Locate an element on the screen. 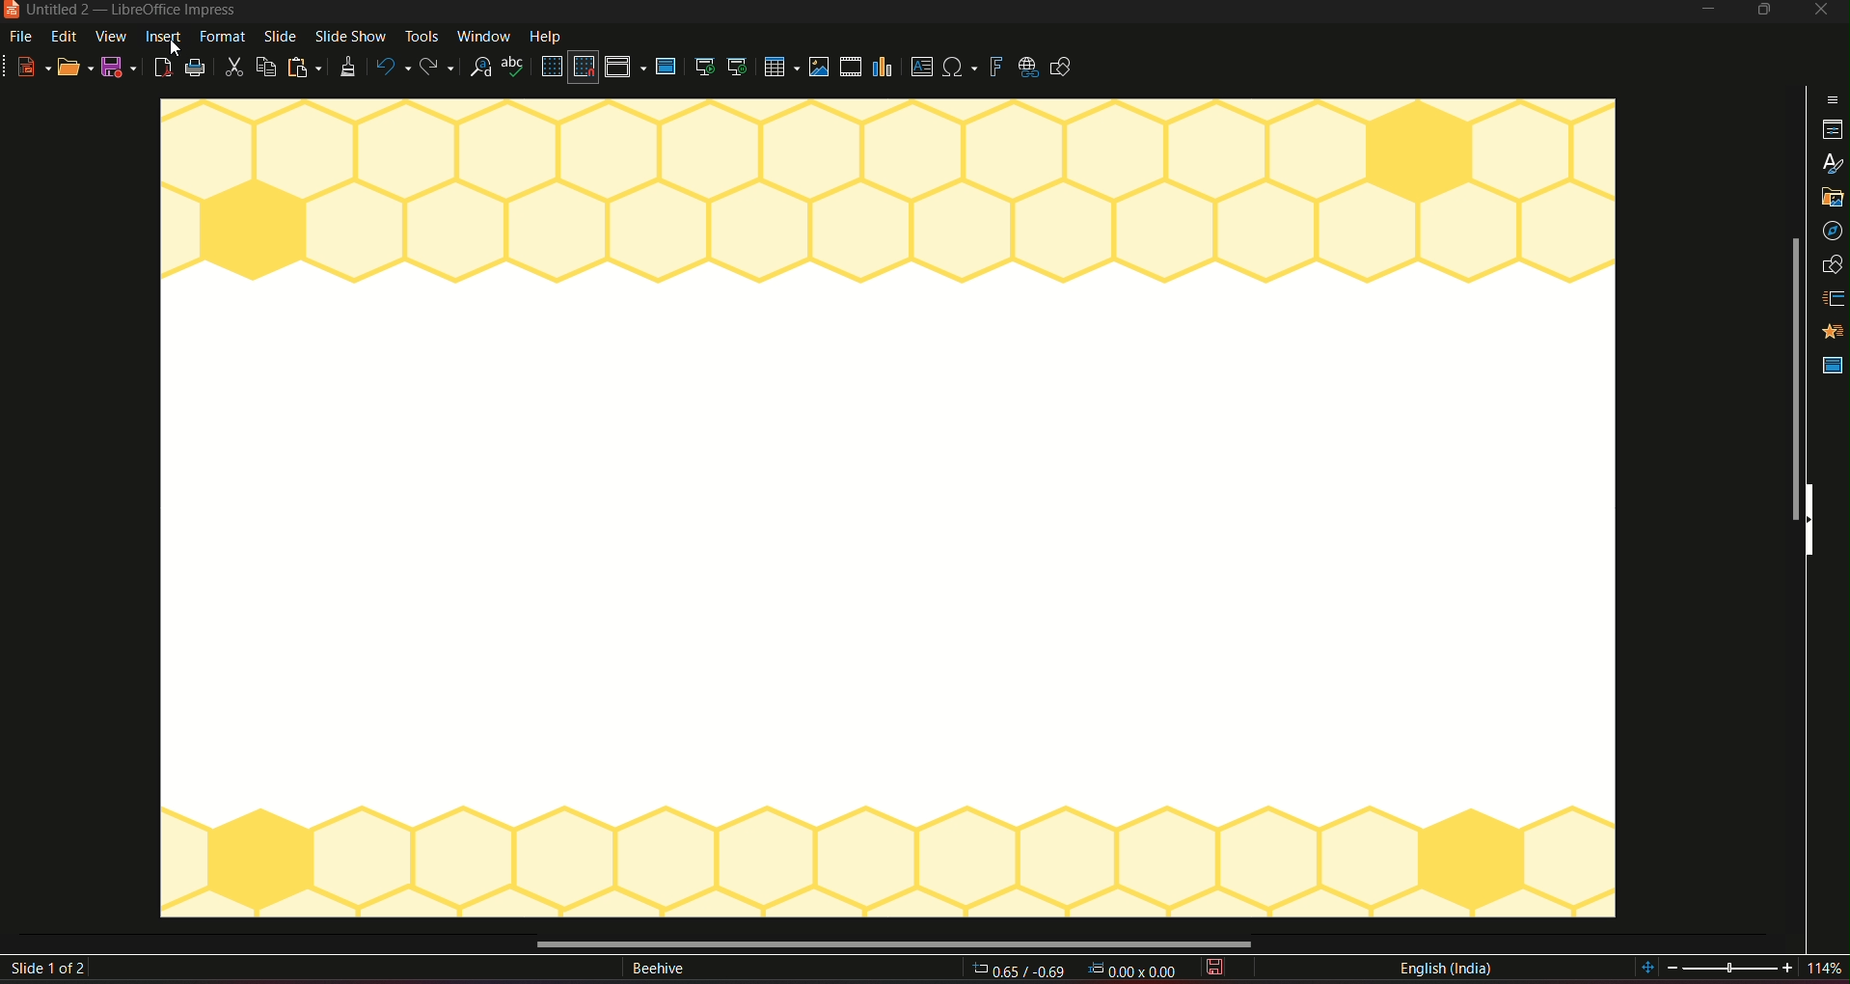 The height and width of the screenshot is (984, 1850). file is located at coordinates (24, 38).